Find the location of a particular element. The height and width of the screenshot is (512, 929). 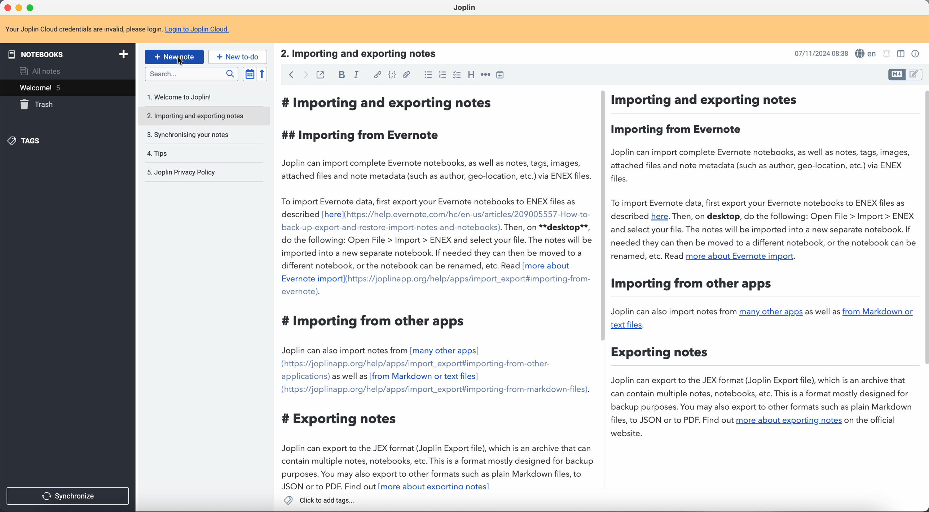

click to add tags is located at coordinates (318, 501).